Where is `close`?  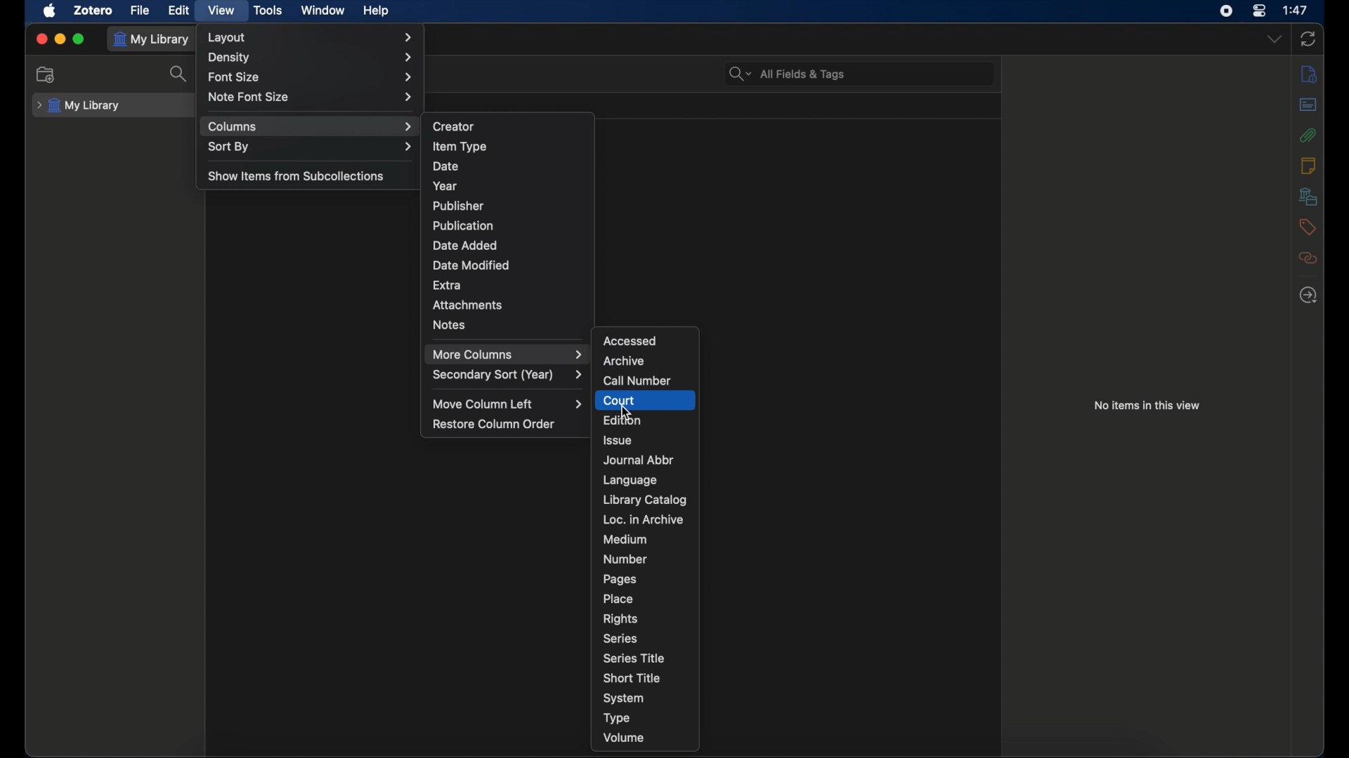
close is located at coordinates (41, 39).